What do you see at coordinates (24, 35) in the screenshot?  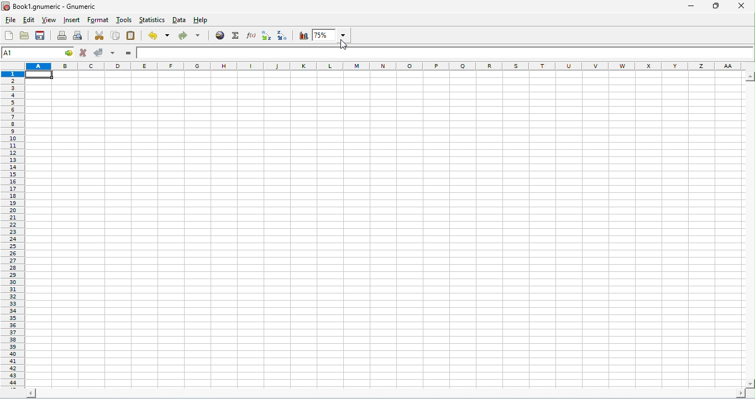 I see `open` at bounding box center [24, 35].